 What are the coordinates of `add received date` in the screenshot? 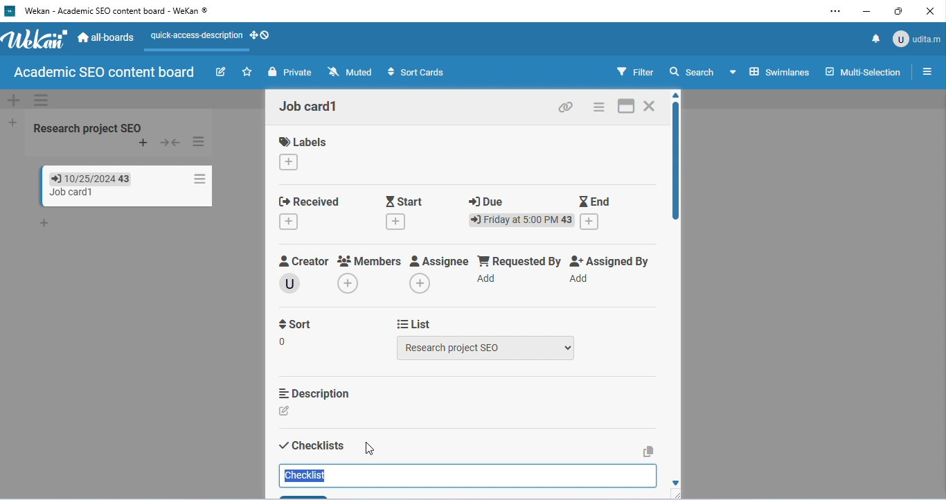 It's located at (289, 222).